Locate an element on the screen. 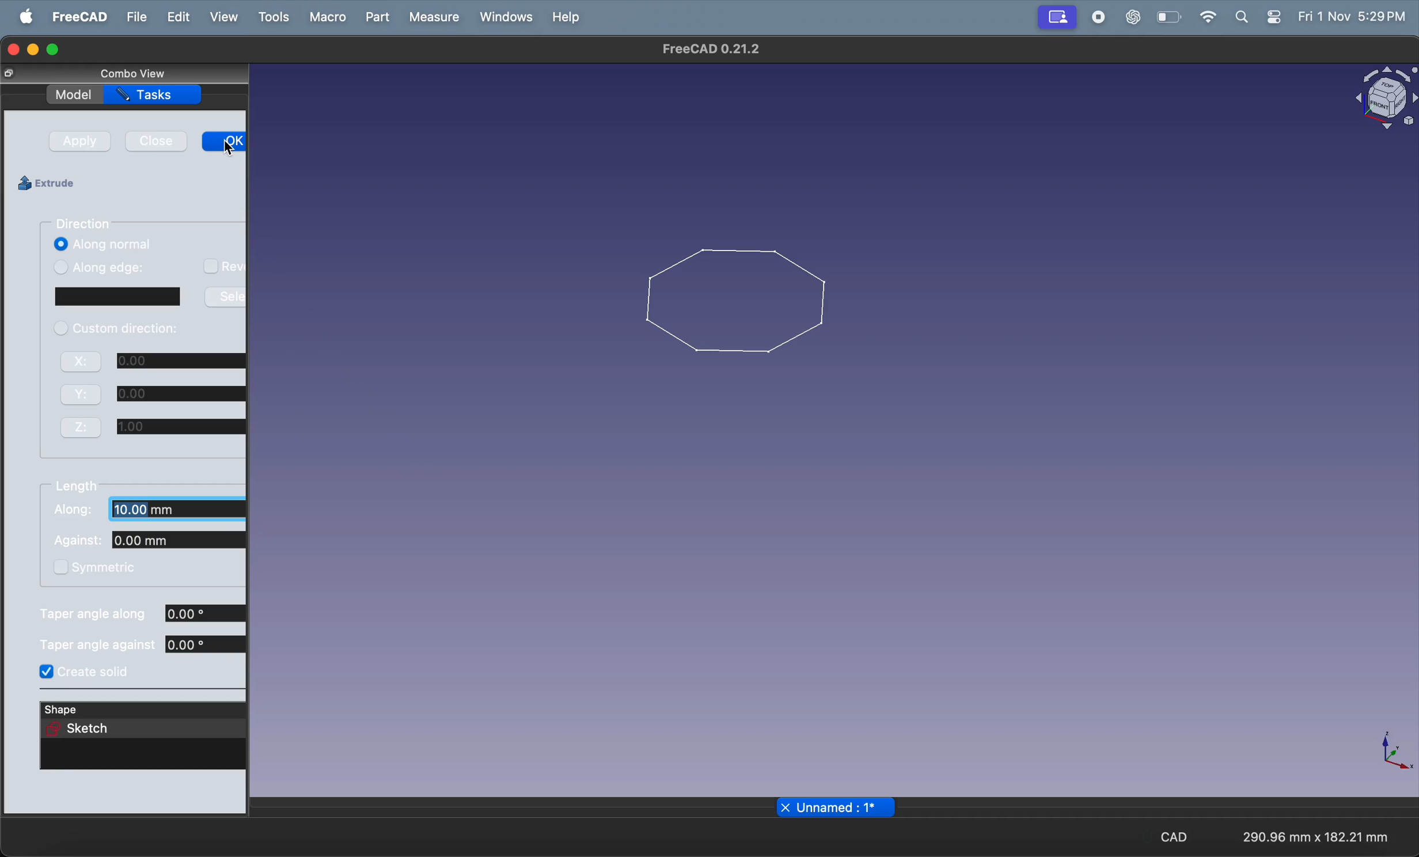 Image resolution: width=1419 pixels, height=857 pixels. ok is located at coordinates (223, 142).